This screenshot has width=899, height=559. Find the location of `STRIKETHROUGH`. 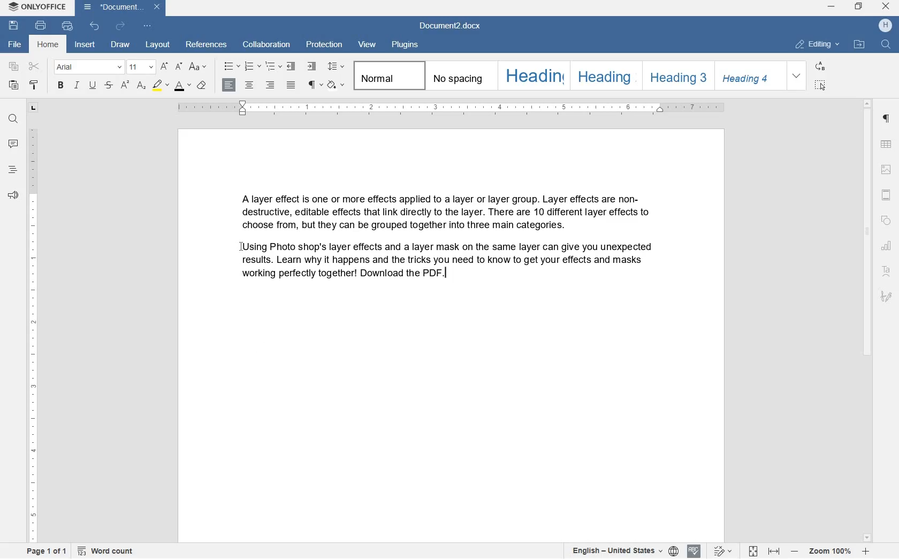

STRIKETHROUGH is located at coordinates (108, 86).